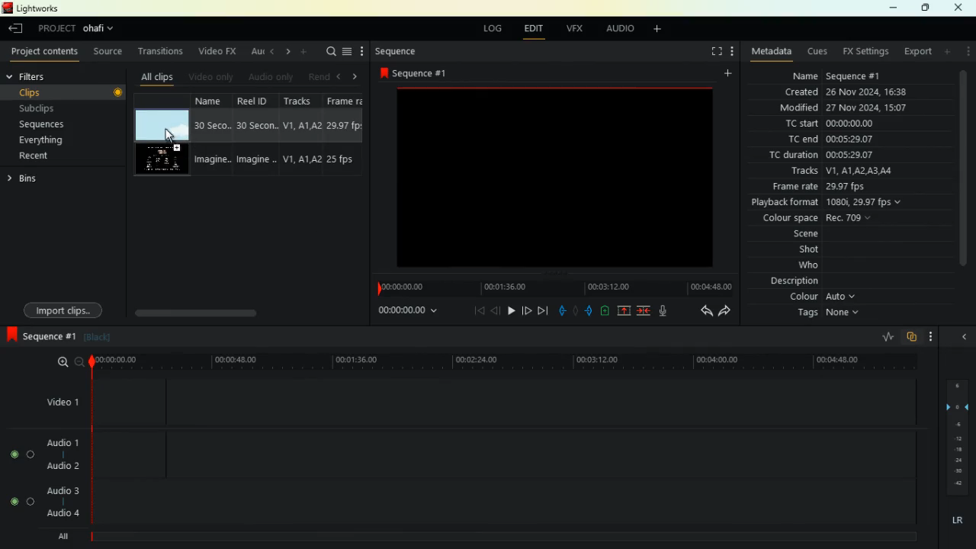 This screenshot has height=549, width=976. Describe the element at coordinates (472, 311) in the screenshot. I see `beggining` at that location.